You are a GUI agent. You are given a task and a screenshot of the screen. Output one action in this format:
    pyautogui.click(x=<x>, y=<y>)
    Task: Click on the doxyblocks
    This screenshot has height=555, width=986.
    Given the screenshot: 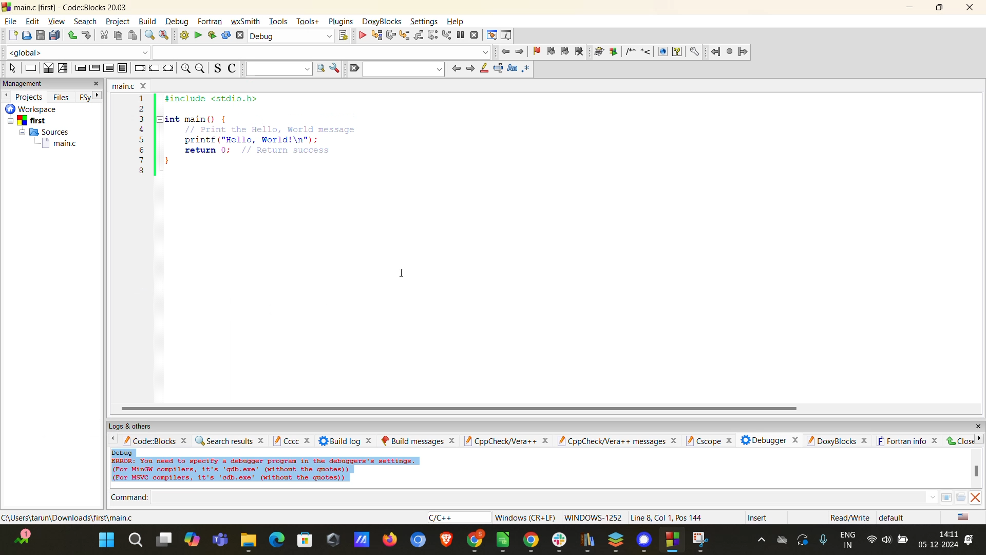 What is the action you would take?
    pyautogui.click(x=837, y=439)
    